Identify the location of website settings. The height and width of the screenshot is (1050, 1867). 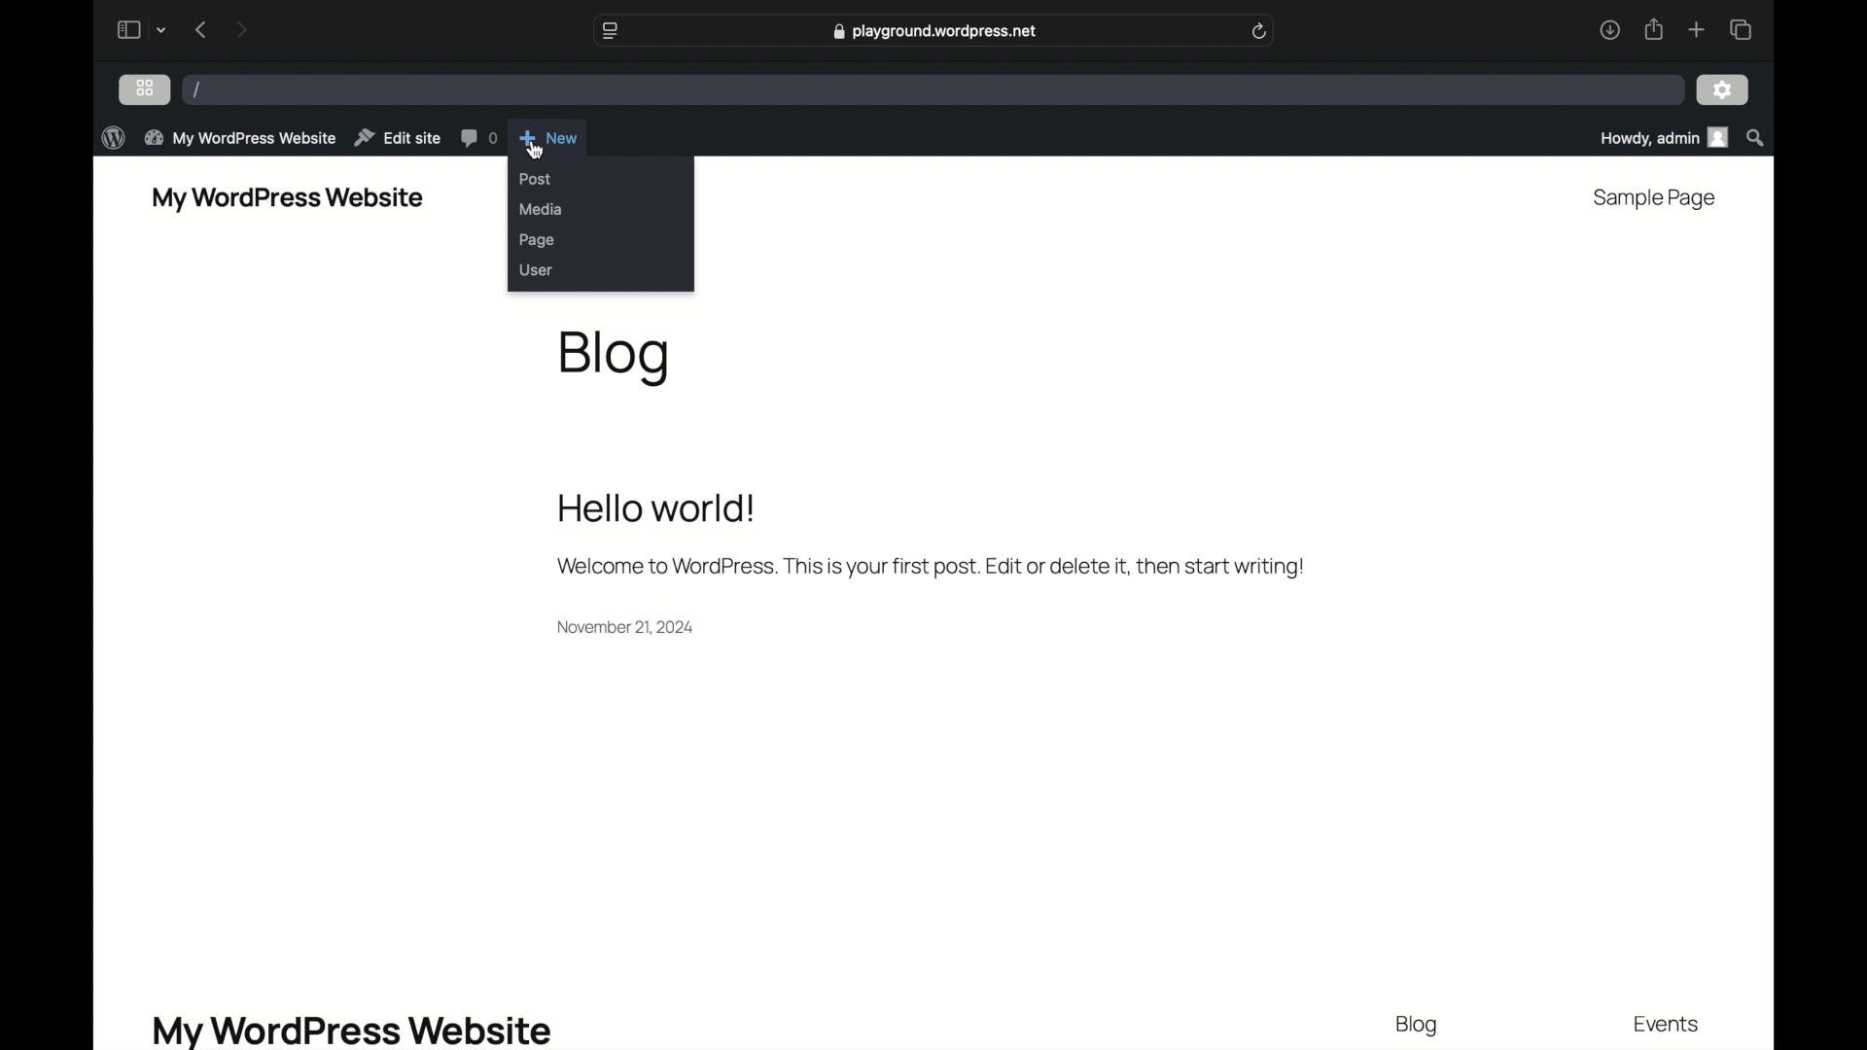
(611, 31).